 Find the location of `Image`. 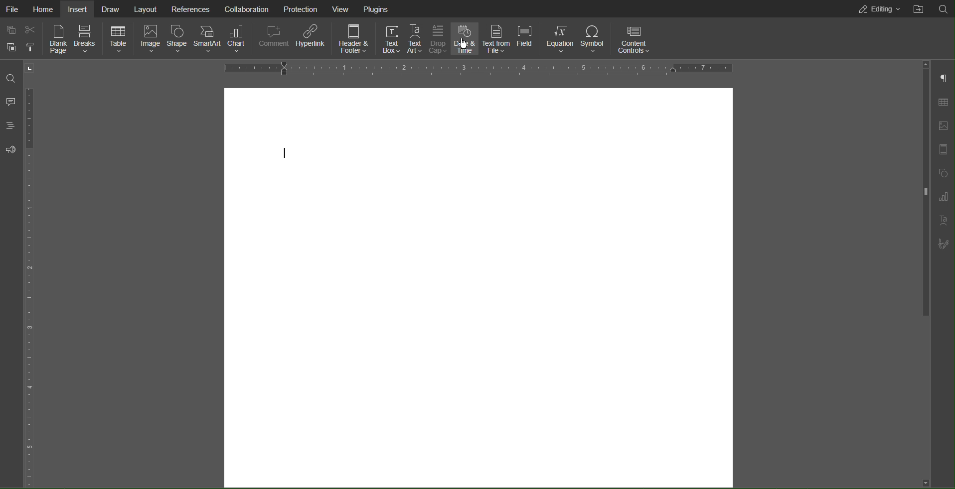

Image is located at coordinates (151, 40).